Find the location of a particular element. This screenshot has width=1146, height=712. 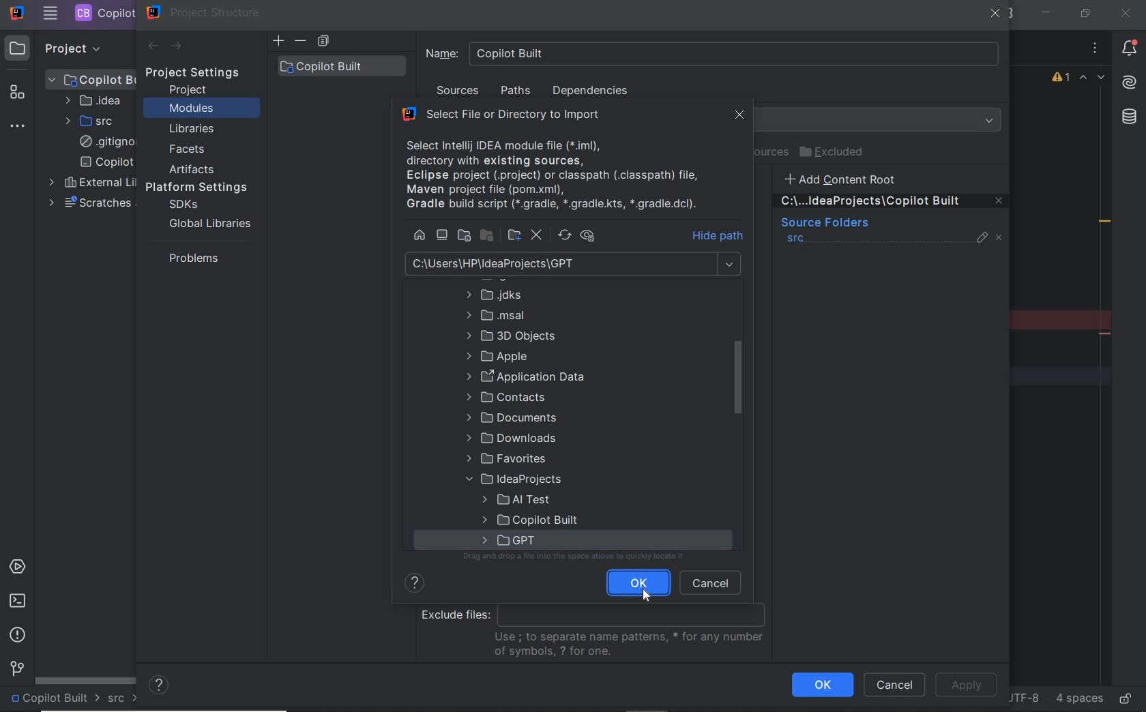

make file ready only is located at coordinates (1125, 698).